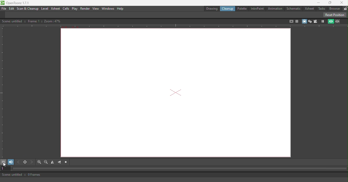  I want to click on Next key, so click(32, 162).